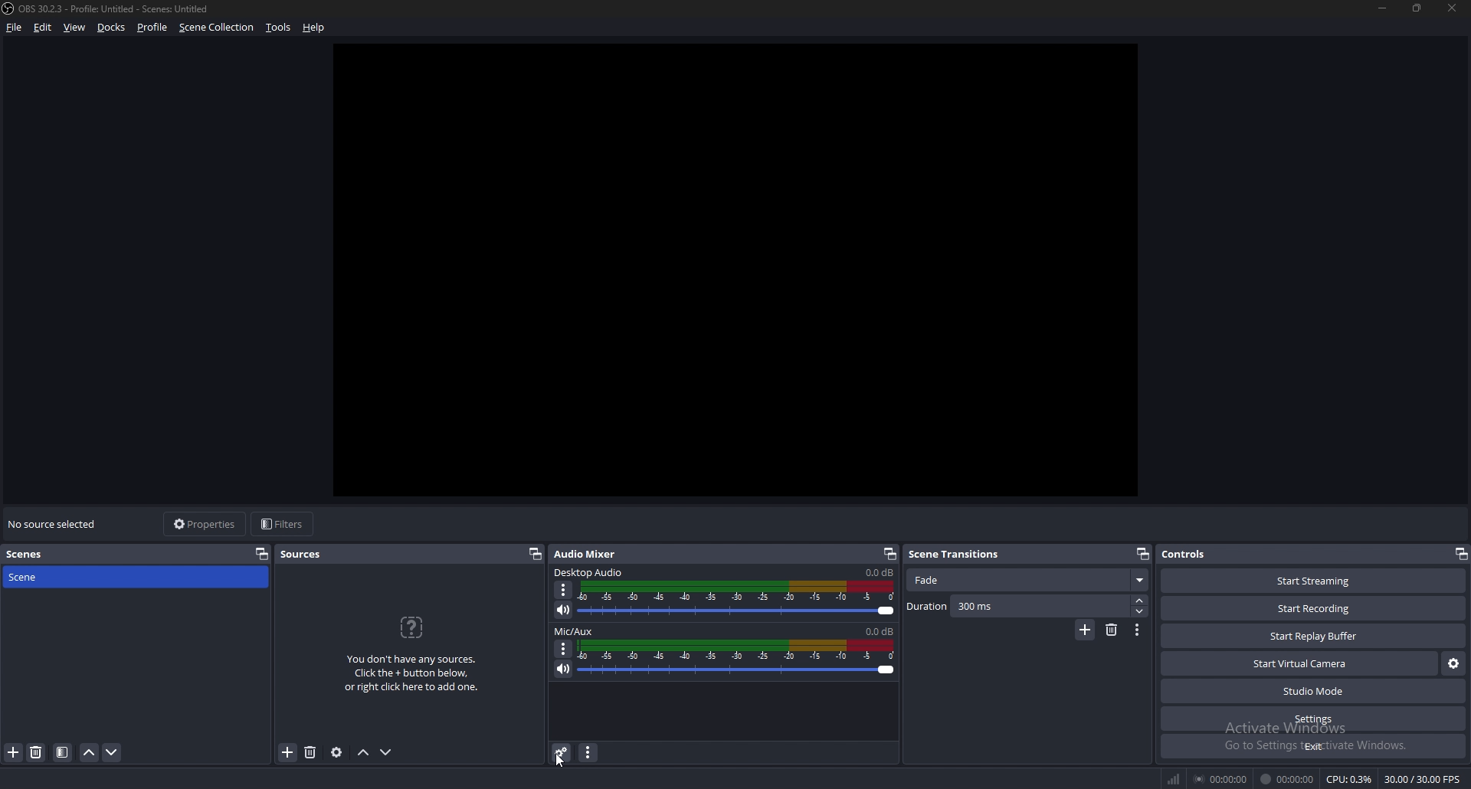  I want to click on studio mode, so click(1312, 692).